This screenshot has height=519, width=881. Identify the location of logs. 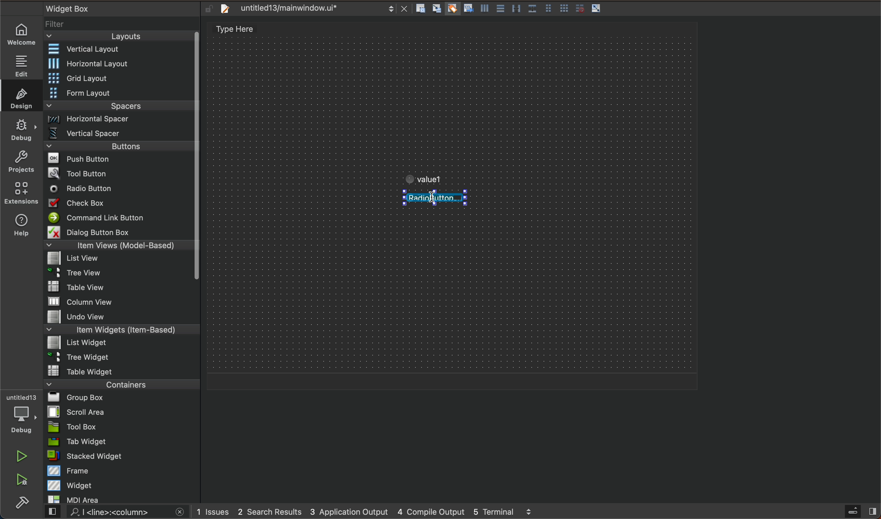
(373, 511).